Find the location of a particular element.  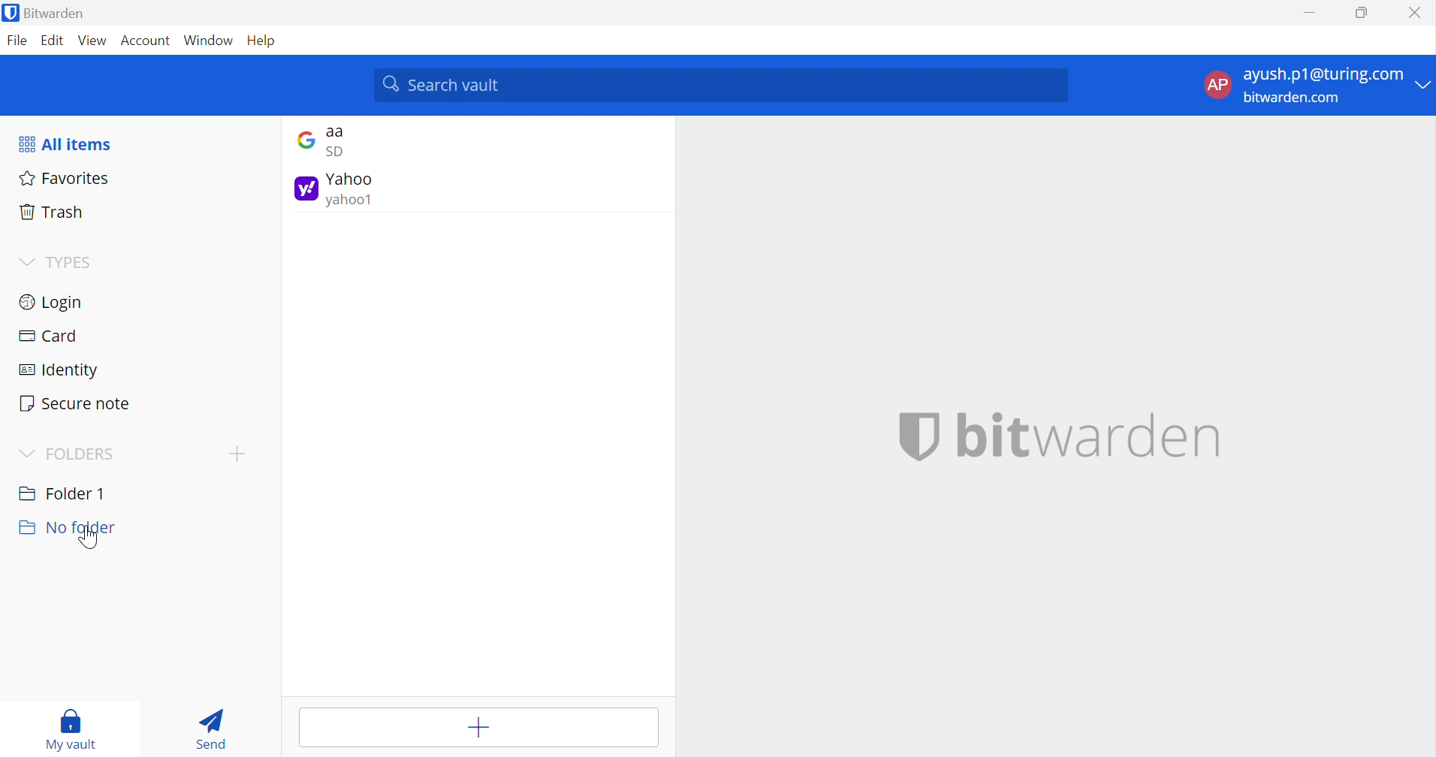

 is located at coordinates (45, 14).